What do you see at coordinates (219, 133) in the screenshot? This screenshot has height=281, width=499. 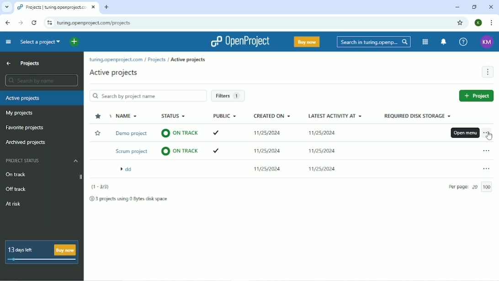 I see `ticked` at bounding box center [219, 133].